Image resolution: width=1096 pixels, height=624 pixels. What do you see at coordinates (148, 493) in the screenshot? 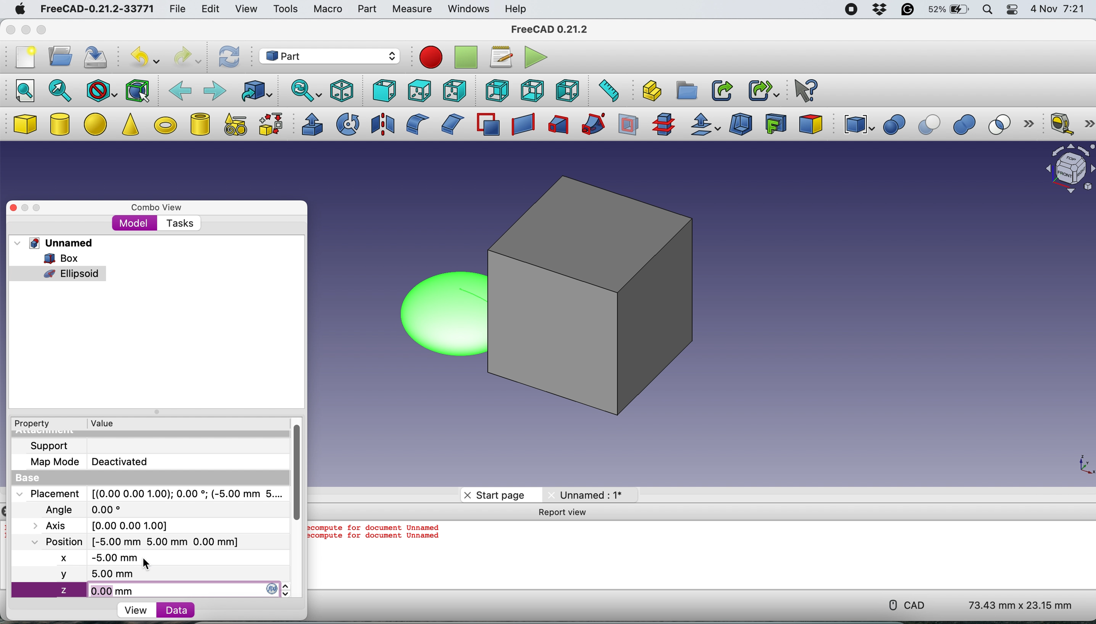
I see `Placement [(0.00 0.00 1.00); 0.00 *, (-5.00 mm 0..` at bounding box center [148, 493].